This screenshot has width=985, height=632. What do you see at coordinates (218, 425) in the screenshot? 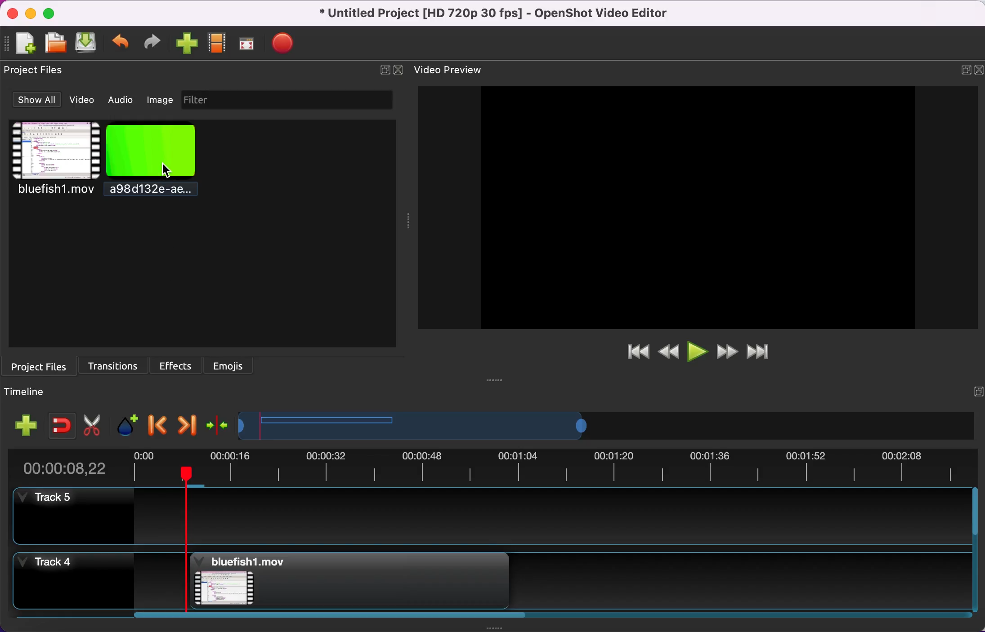
I see `center the timeline` at bounding box center [218, 425].